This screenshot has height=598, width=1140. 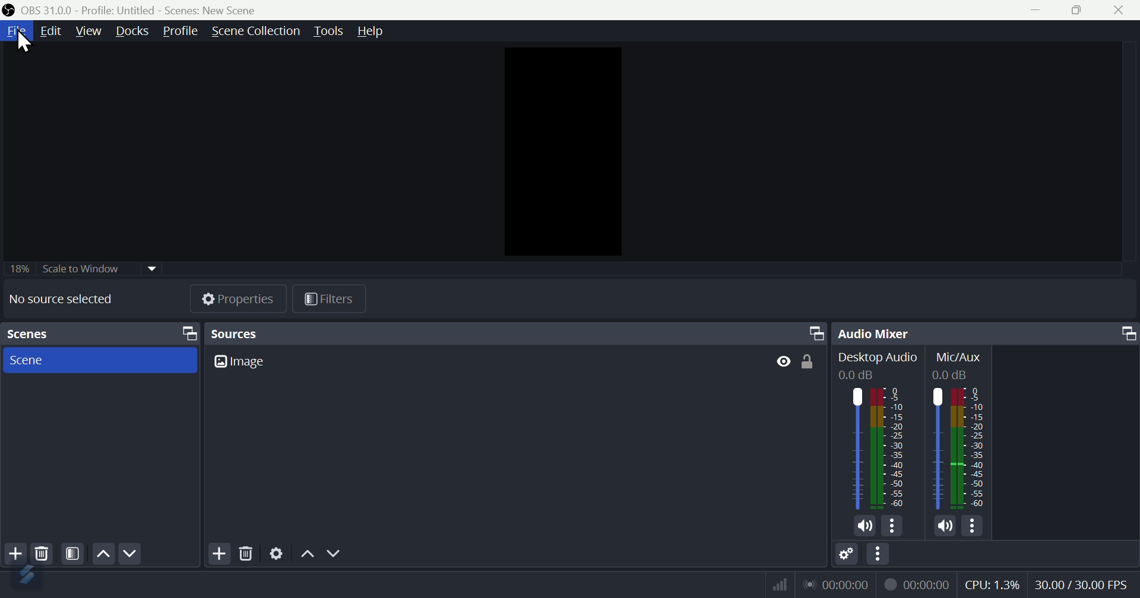 What do you see at coordinates (879, 446) in the screenshot?
I see `Audio bar` at bounding box center [879, 446].